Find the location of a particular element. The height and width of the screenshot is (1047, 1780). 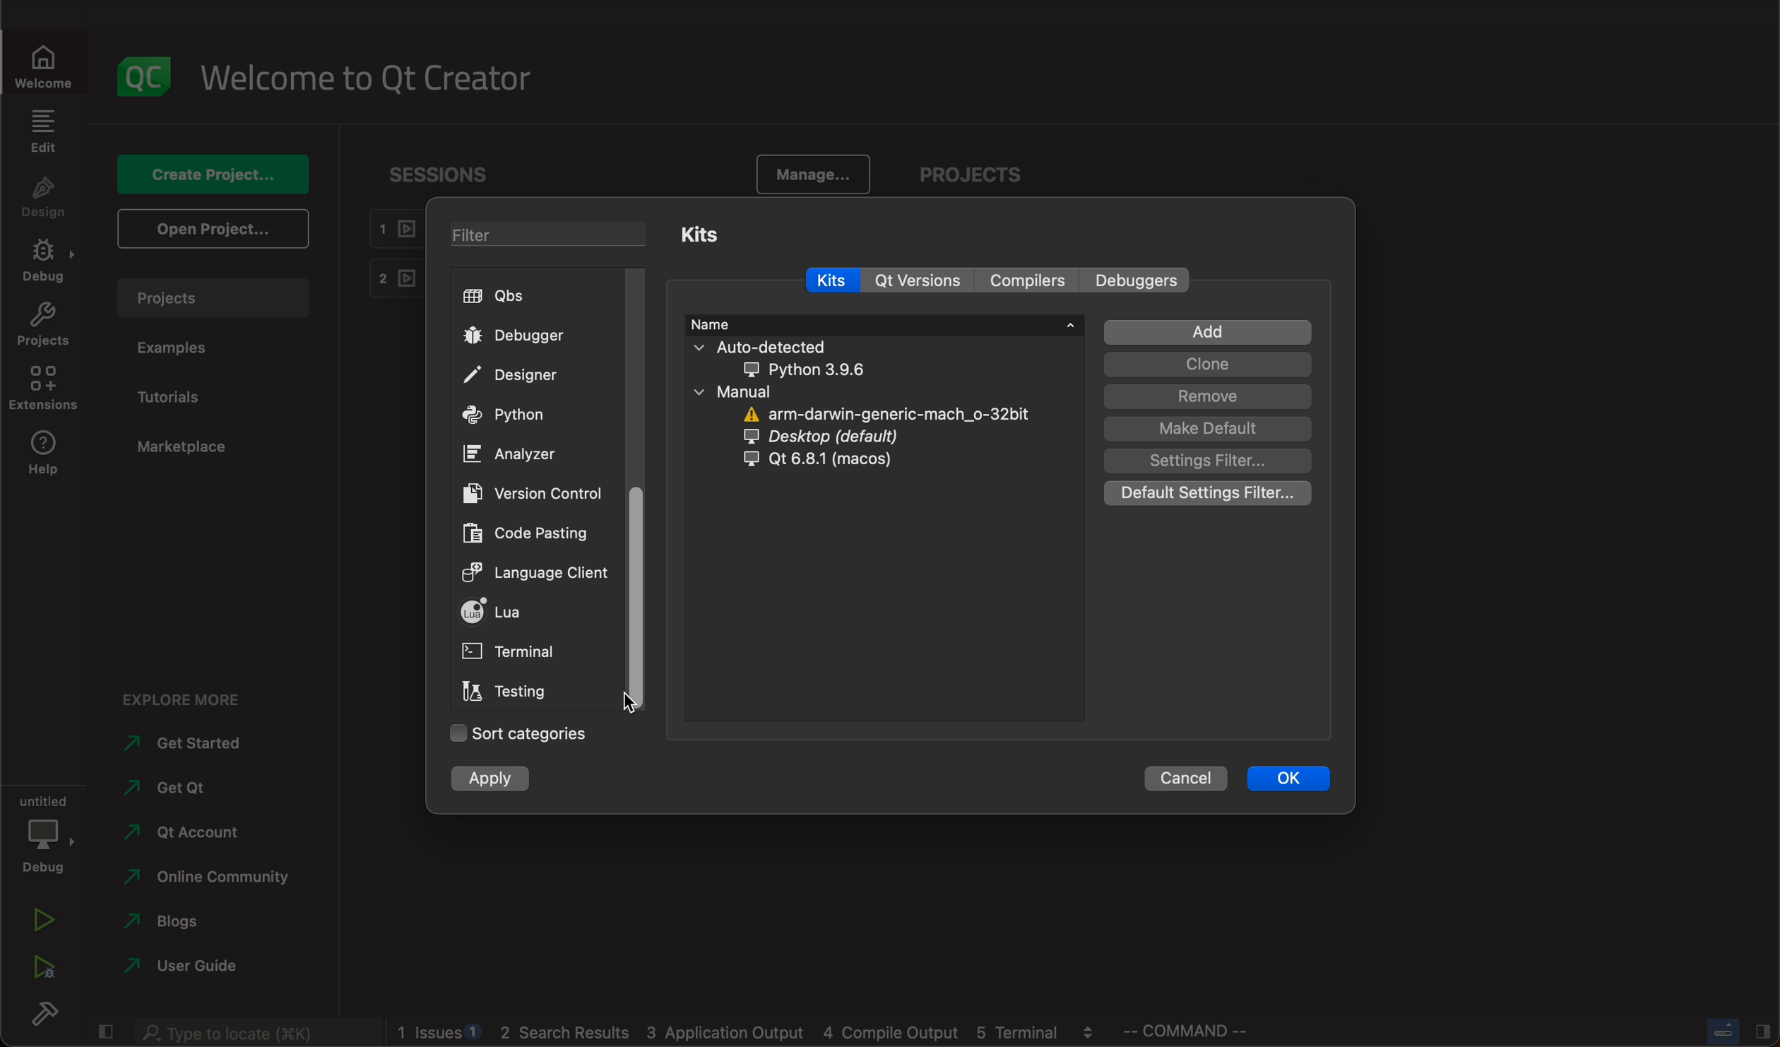

run debug is located at coordinates (40, 971).